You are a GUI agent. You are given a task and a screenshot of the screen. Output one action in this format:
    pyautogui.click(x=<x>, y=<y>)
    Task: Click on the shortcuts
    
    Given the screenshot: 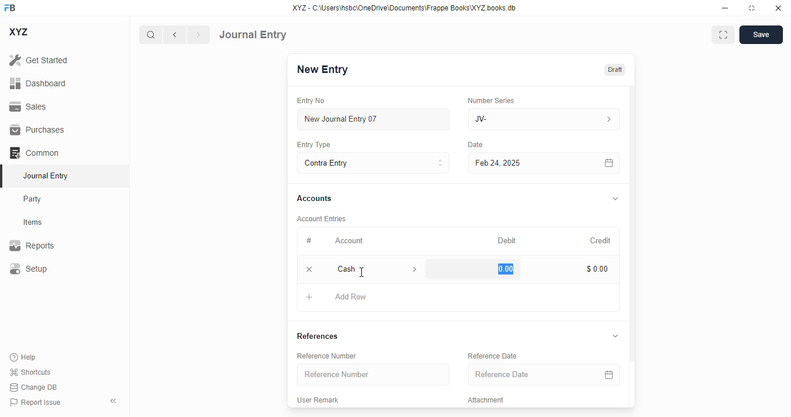 What is the action you would take?
    pyautogui.click(x=30, y=372)
    